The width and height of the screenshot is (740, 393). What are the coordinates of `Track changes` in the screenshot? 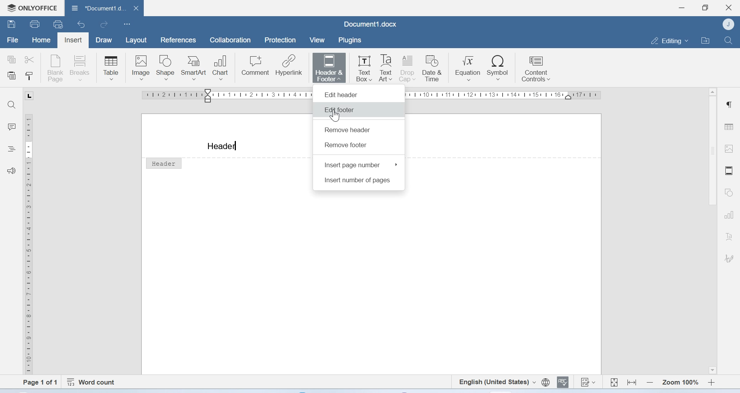 It's located at (589, 383).